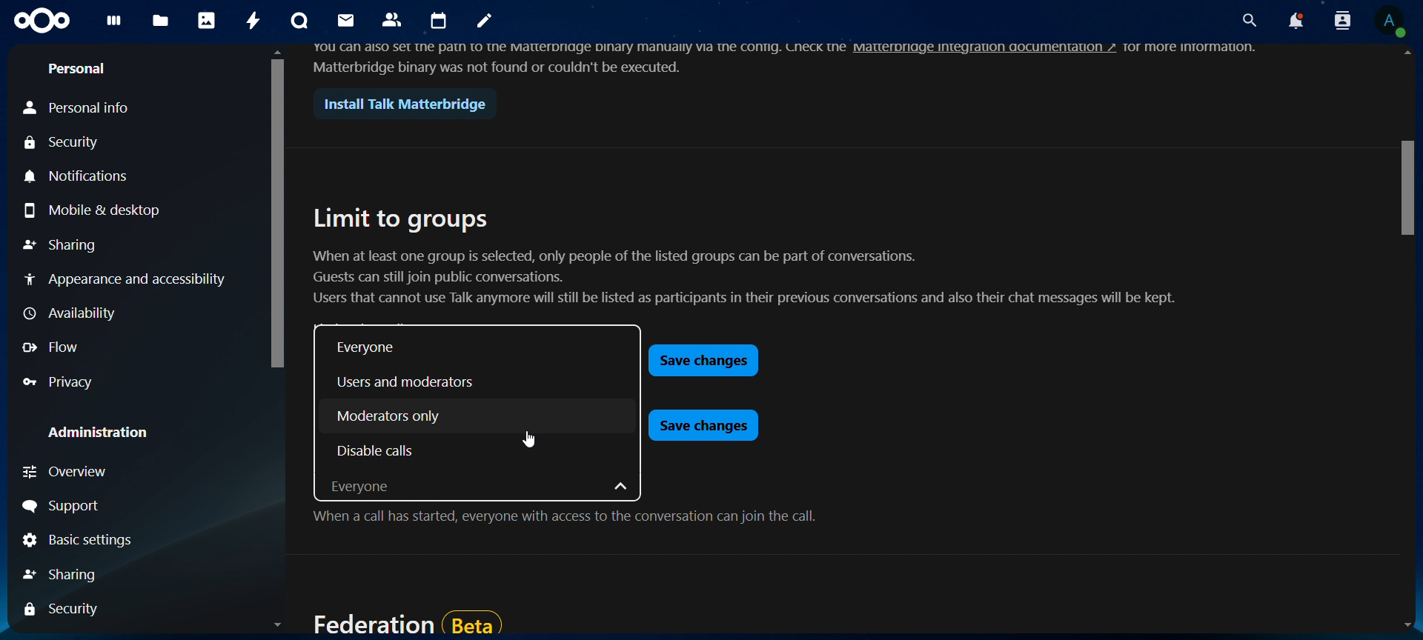  Describe the element at coordinates (88, 435) in the screenshot. I see `Administration` at that location.